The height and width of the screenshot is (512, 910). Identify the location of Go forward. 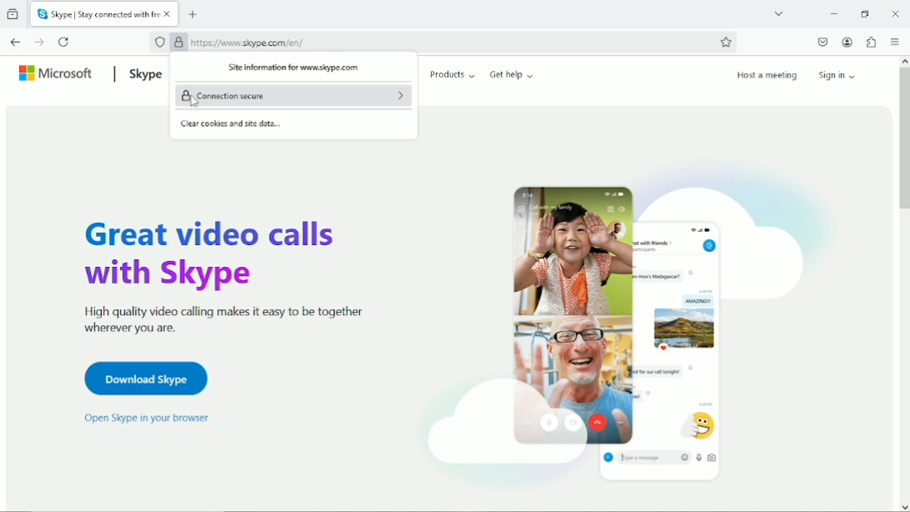
(38, 42).